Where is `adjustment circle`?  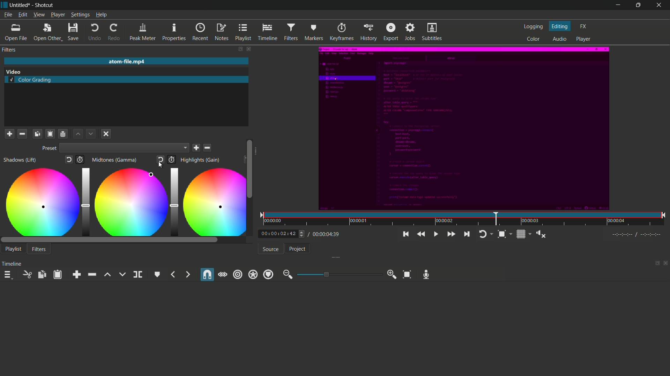
adjustment circle is located at coordinates (214, 201).